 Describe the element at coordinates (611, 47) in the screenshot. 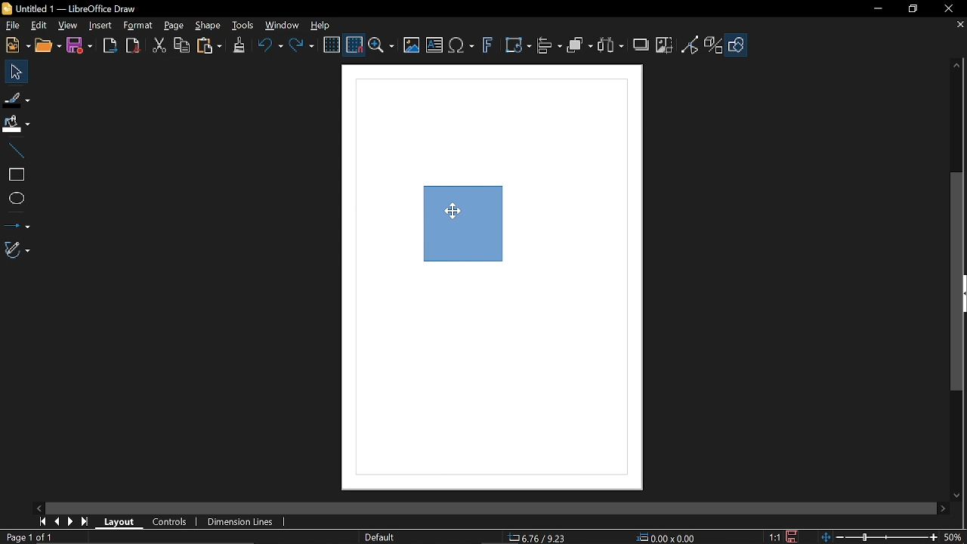

I see `Select at least three object to distribute` at that location.